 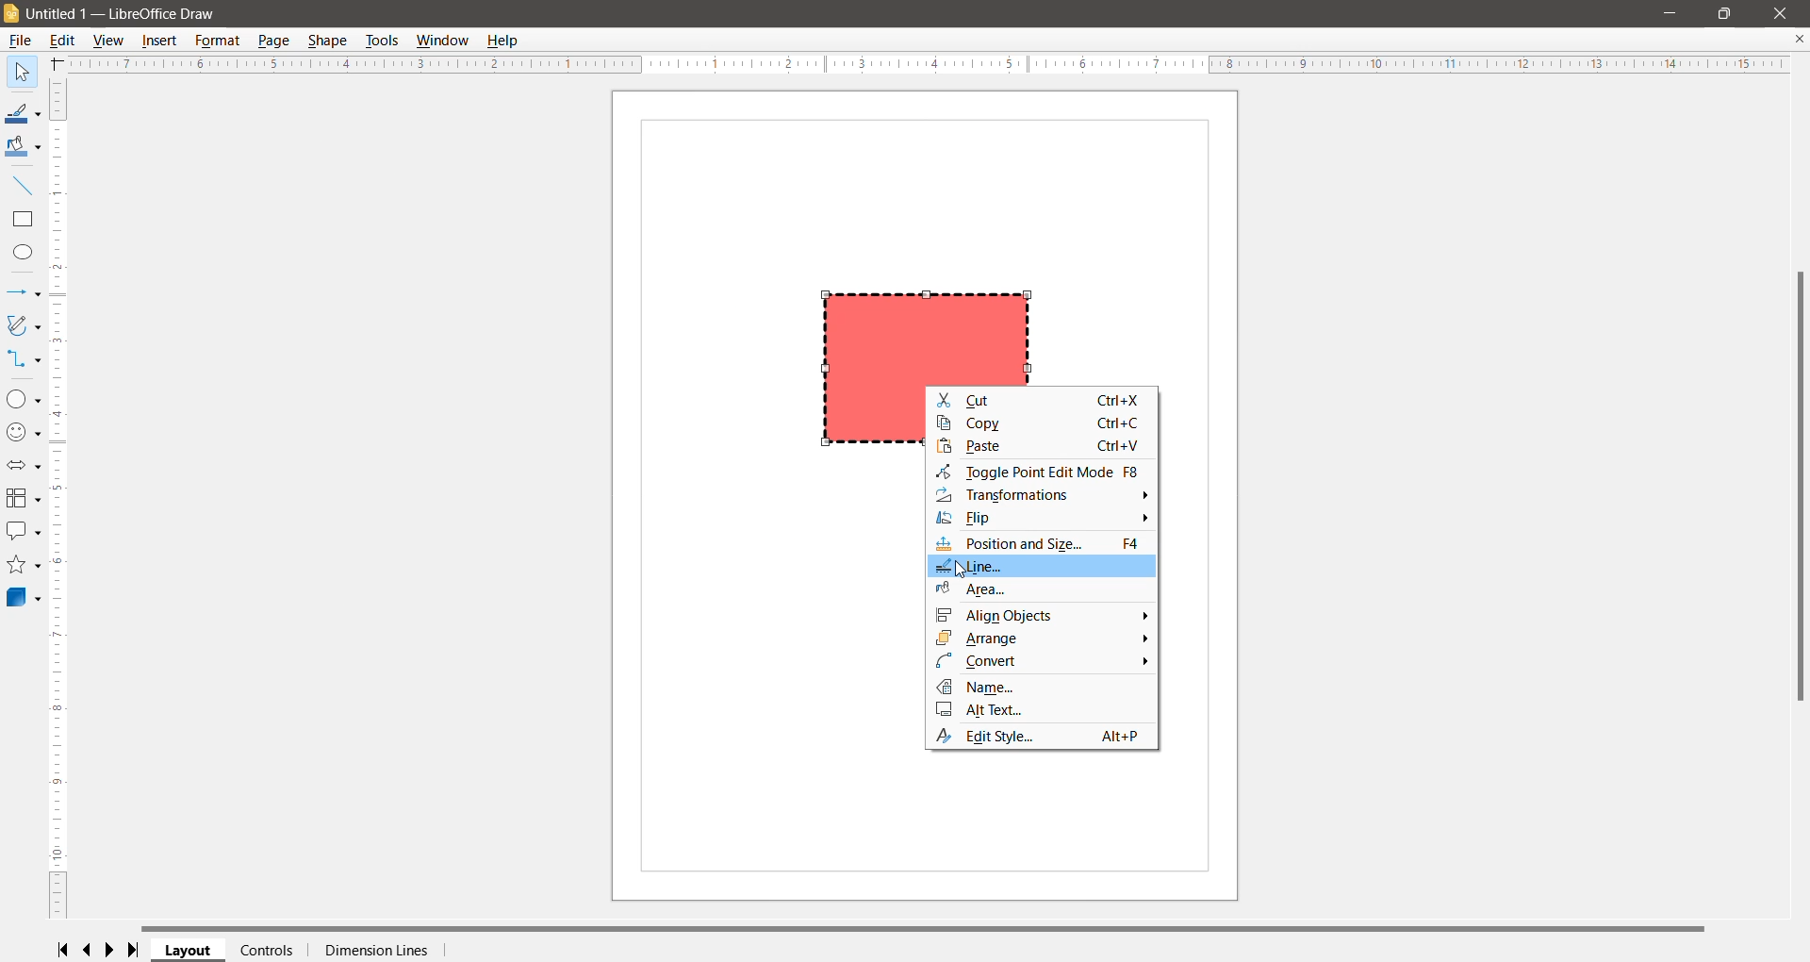 I want to click on Scroll to previous page, so click(x=89, y=951).